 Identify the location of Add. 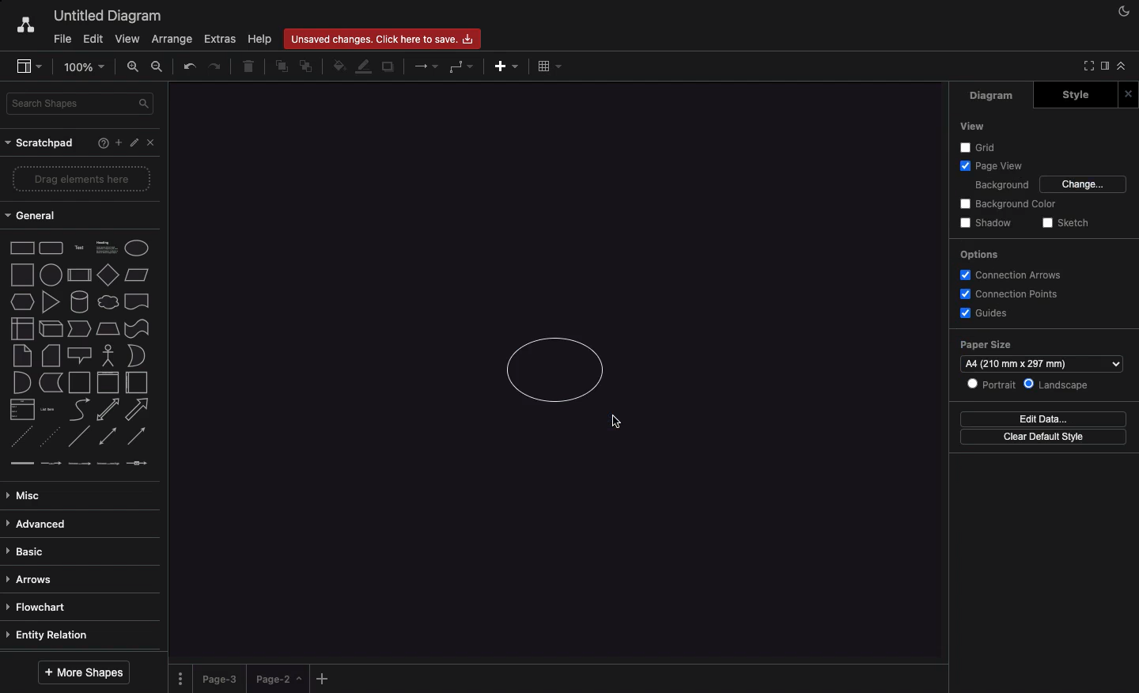
(118, 142).